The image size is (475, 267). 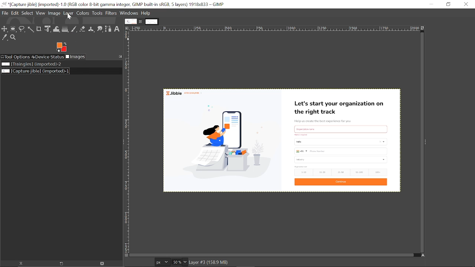 I want to click on Gradient tool, so click(x=65, y=29).